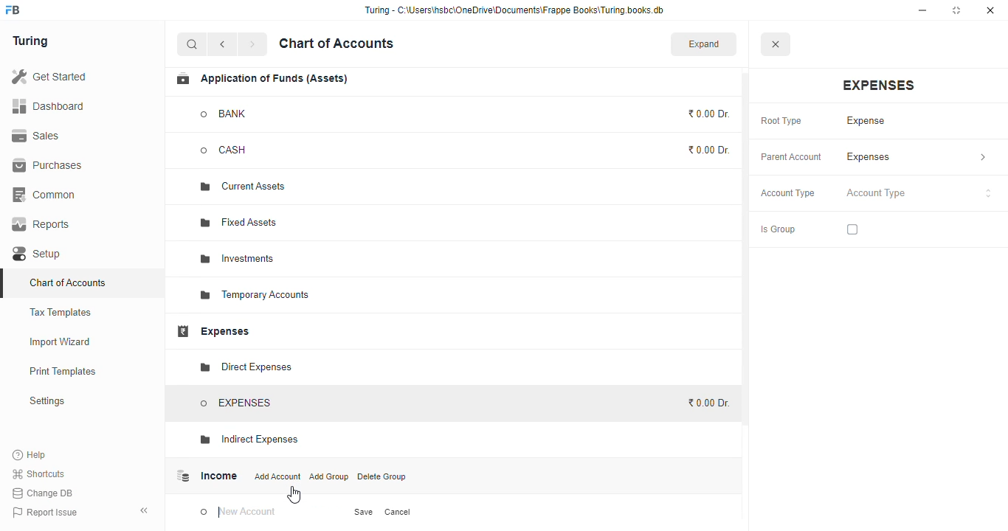 The height and width of the screenshot is (531, 1008). I want to click on close, so click(775, 44).